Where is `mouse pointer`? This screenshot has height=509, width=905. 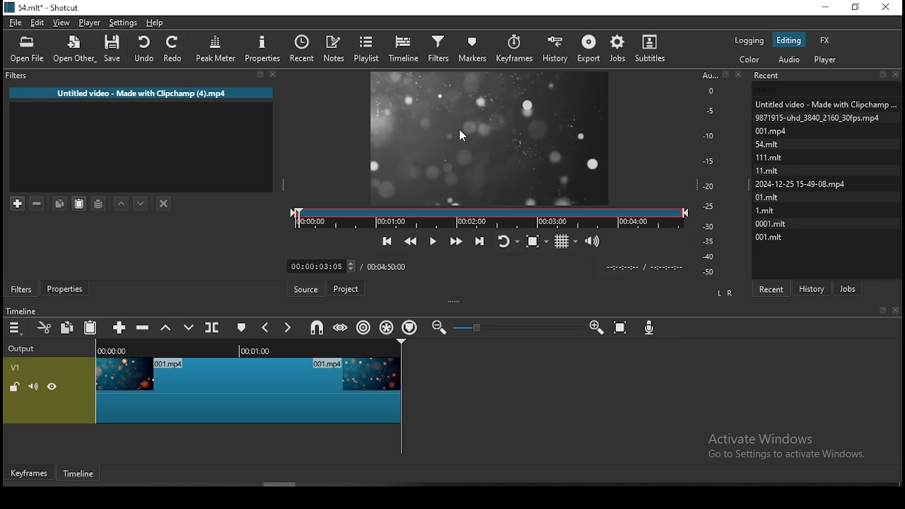 mouse pointer is located at coordinates (465, 136).